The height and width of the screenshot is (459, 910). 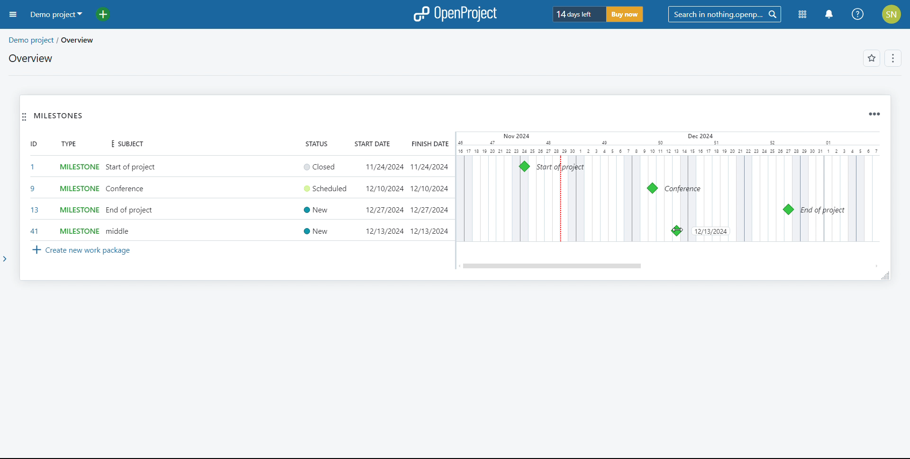 What do you see at coordinates (894, 59) in the screenshot?
I see `options` at bounding box center [894, 59].